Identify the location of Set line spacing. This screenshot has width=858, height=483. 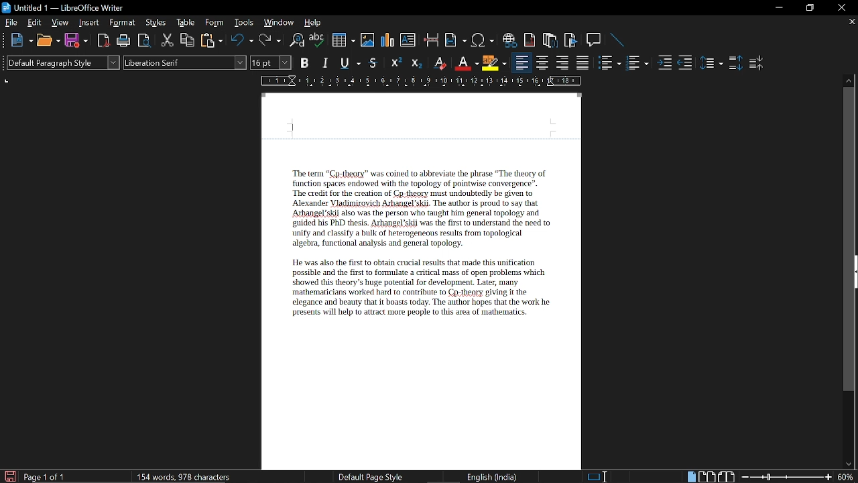
(711, 63).